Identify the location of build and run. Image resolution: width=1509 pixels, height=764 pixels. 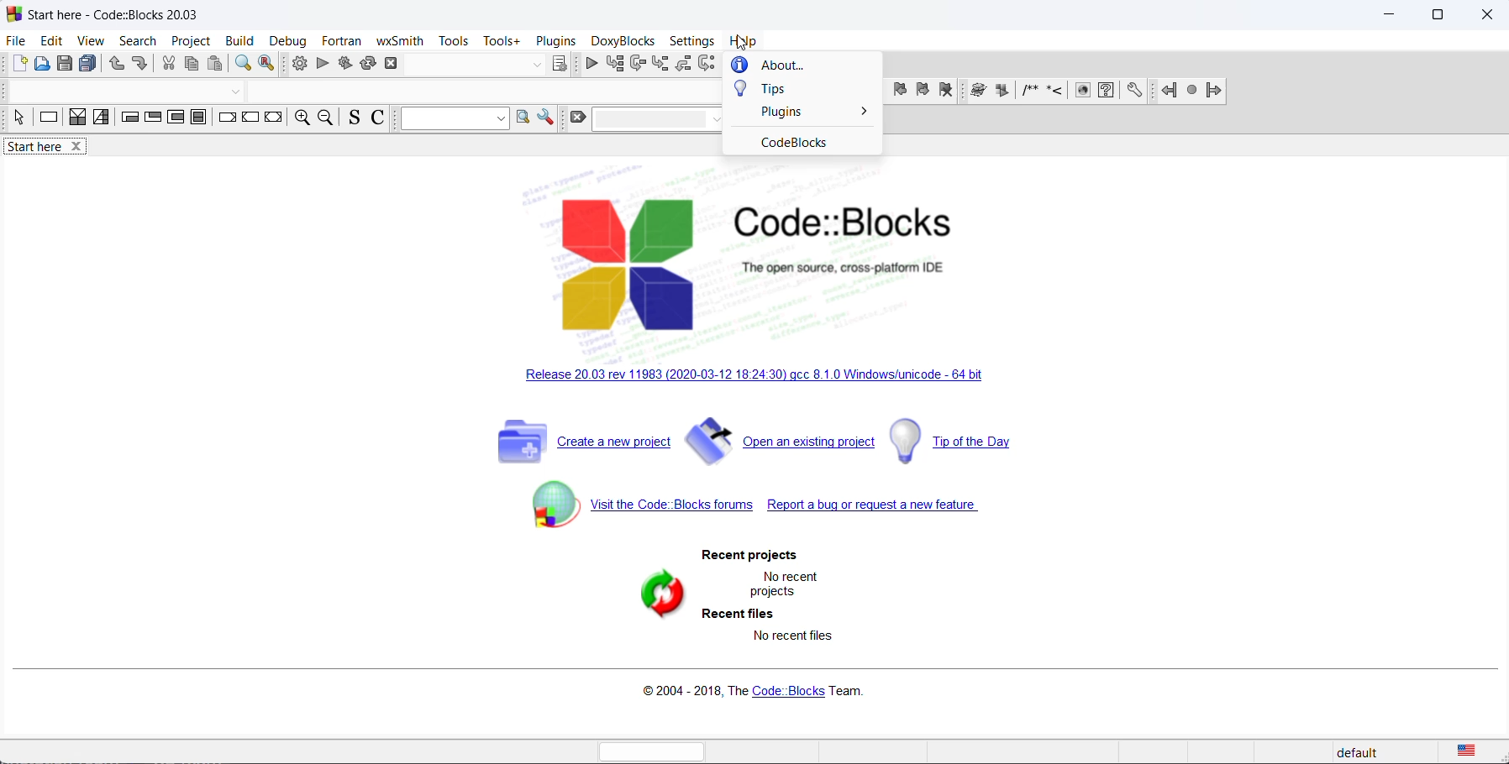
(344, 65).